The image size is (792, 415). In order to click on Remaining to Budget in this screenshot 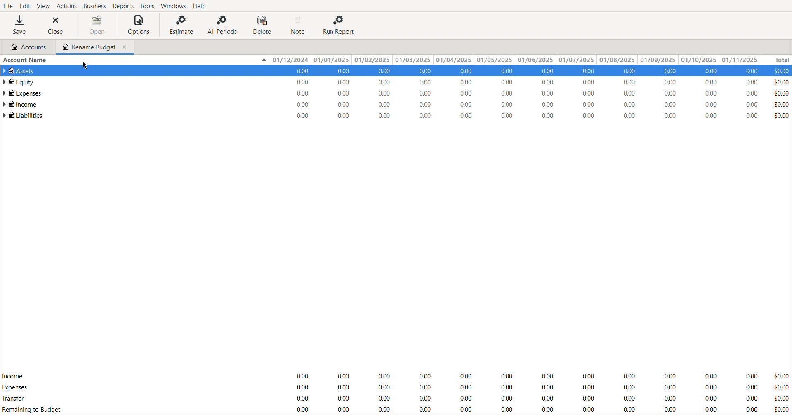, I will do `click(33, 410)`.